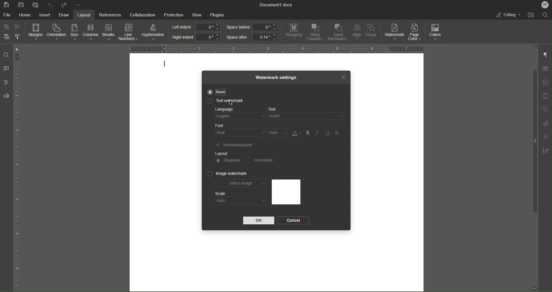 The height and width of the screenshot is (292, 552). What do you see at coordinates (57, 32) in the screenshot?
I see `Orientation` at bounding box center [57, 32].